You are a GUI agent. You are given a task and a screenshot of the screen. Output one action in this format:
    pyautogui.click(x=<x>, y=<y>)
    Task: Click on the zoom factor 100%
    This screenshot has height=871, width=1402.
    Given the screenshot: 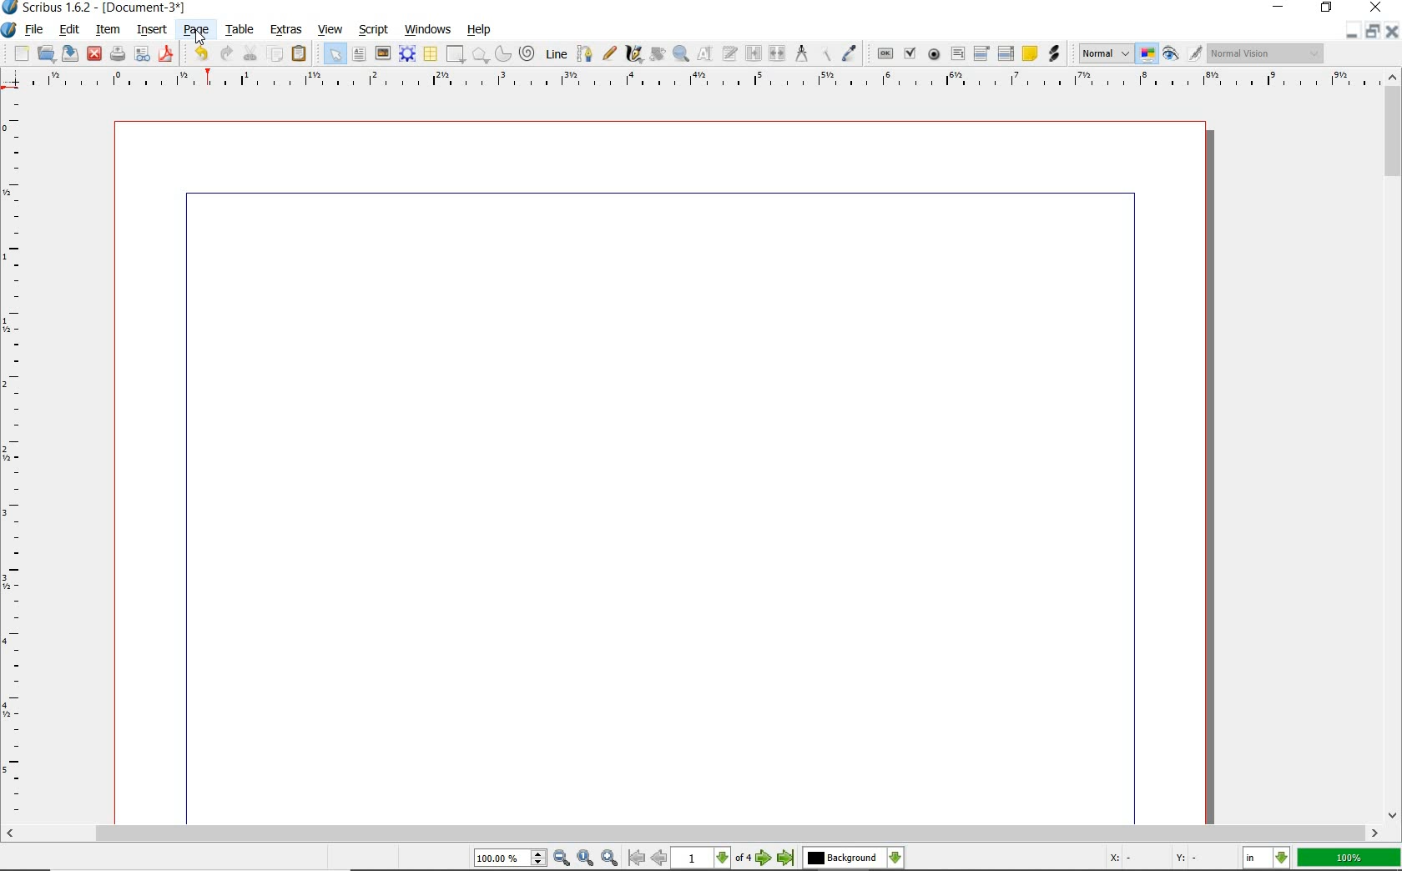 What is the action you would take?
    pyautogui.click(x=1349, y=858)
    